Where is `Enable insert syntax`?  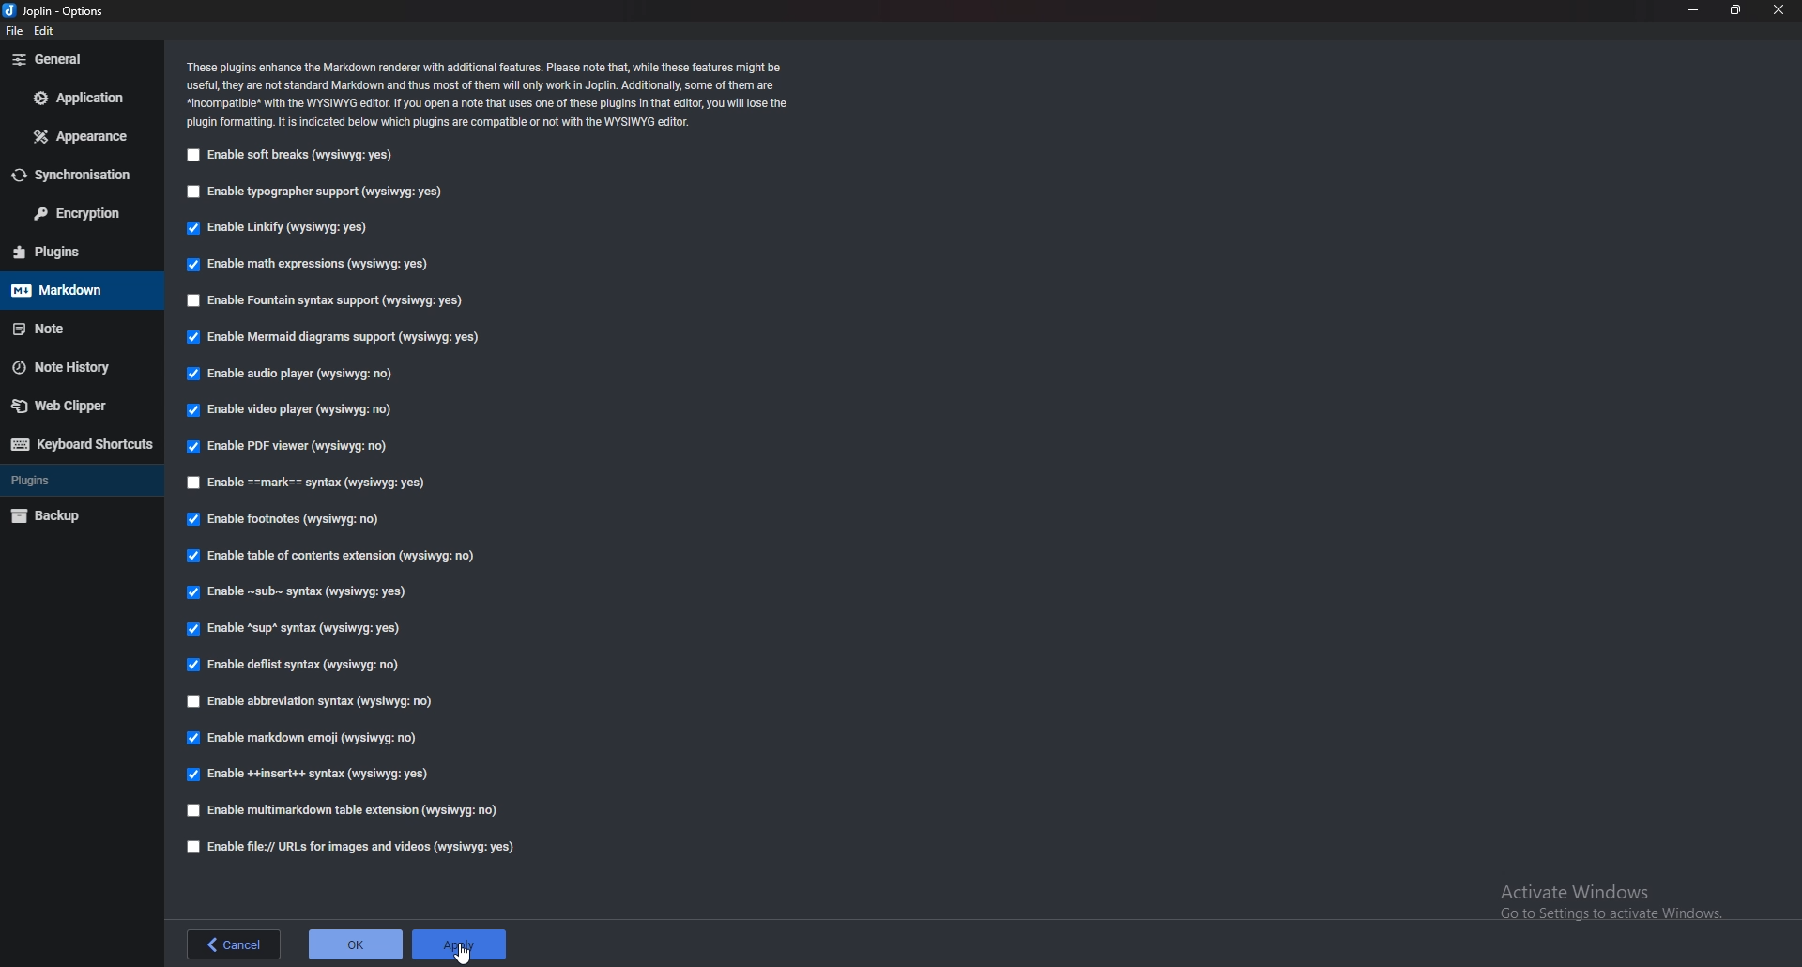
Enable insert syntax is located at coordinates (309, 773).